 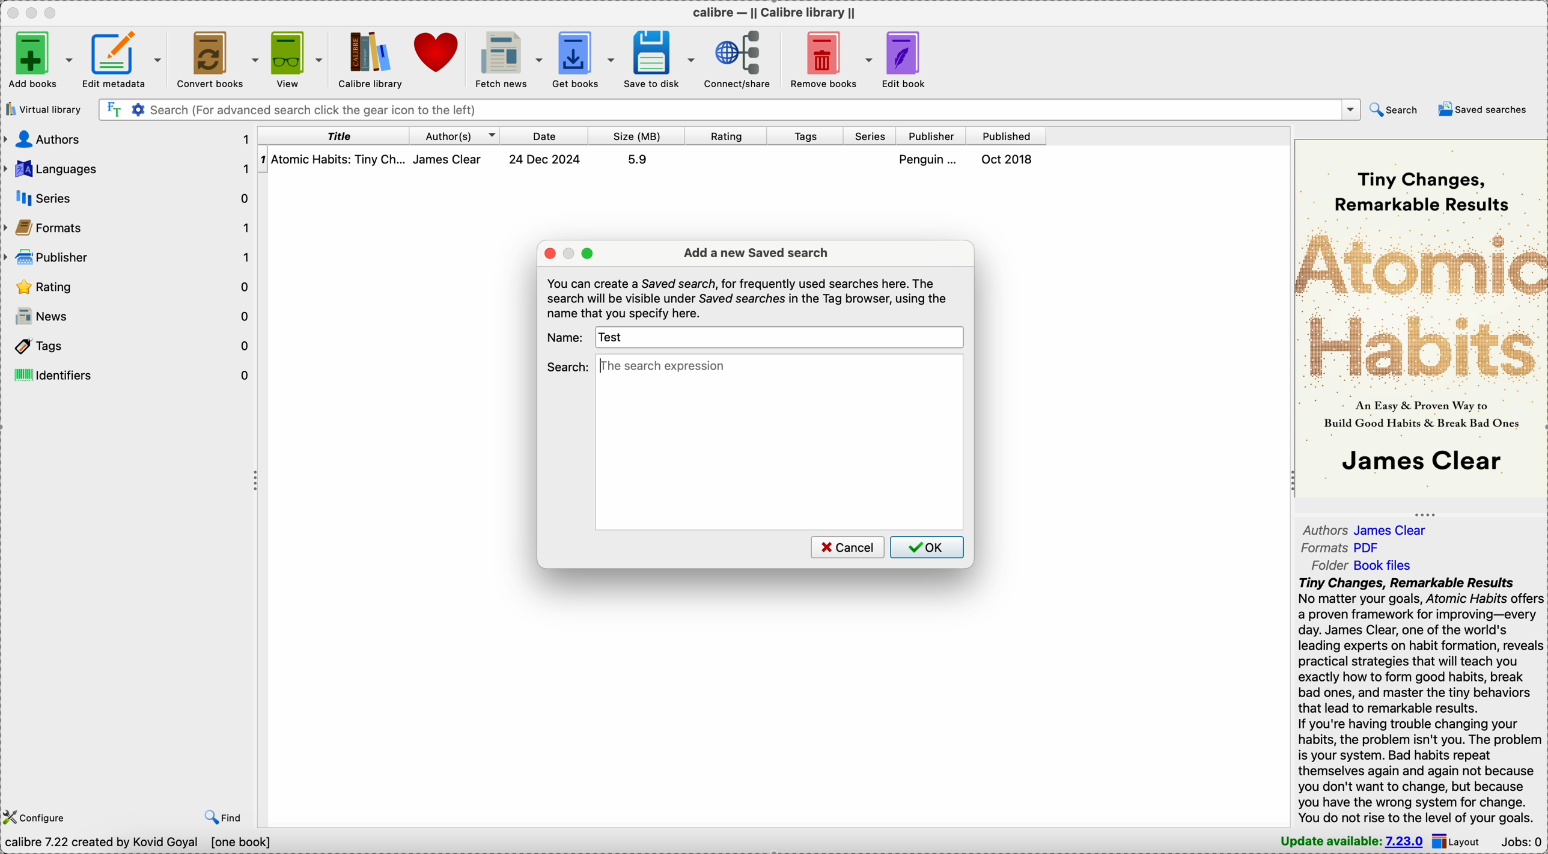 What do you see at coordinates (340, 160) in the screenshot?
I see `atomic habits: Tiny changes, remarkable results` at bounding box center [340, 160].